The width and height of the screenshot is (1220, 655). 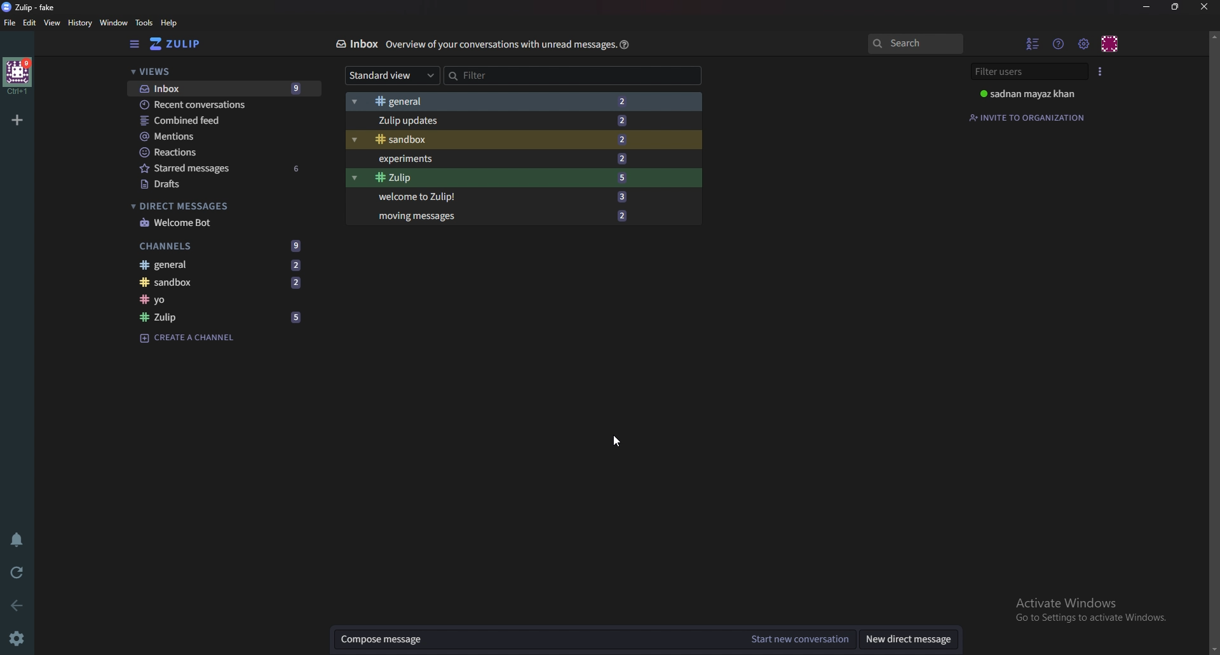 What do you see at coordinates (219, 183) in the screenshot?
I see `drafts` at bounding box center [219, 183].